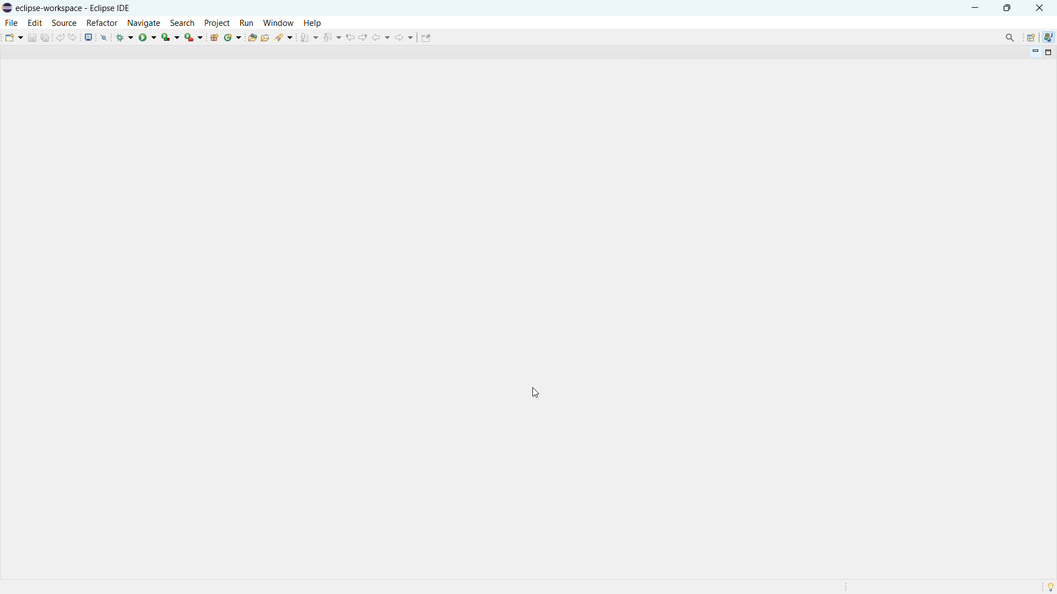 Image resolution: width=1057 pixels, height=594 pixels. Describe the element at coordinates (74, 36) in the screenshot. I see `redo` at that location.